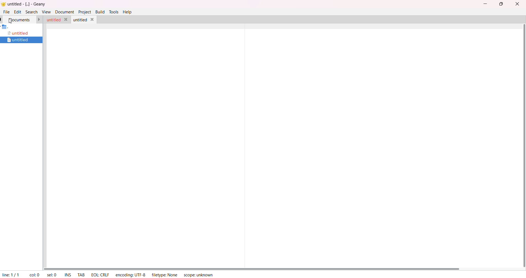 Image resolution: width=526 pixels, height=278 pixels. I want to click on documents, so click(20, 19).